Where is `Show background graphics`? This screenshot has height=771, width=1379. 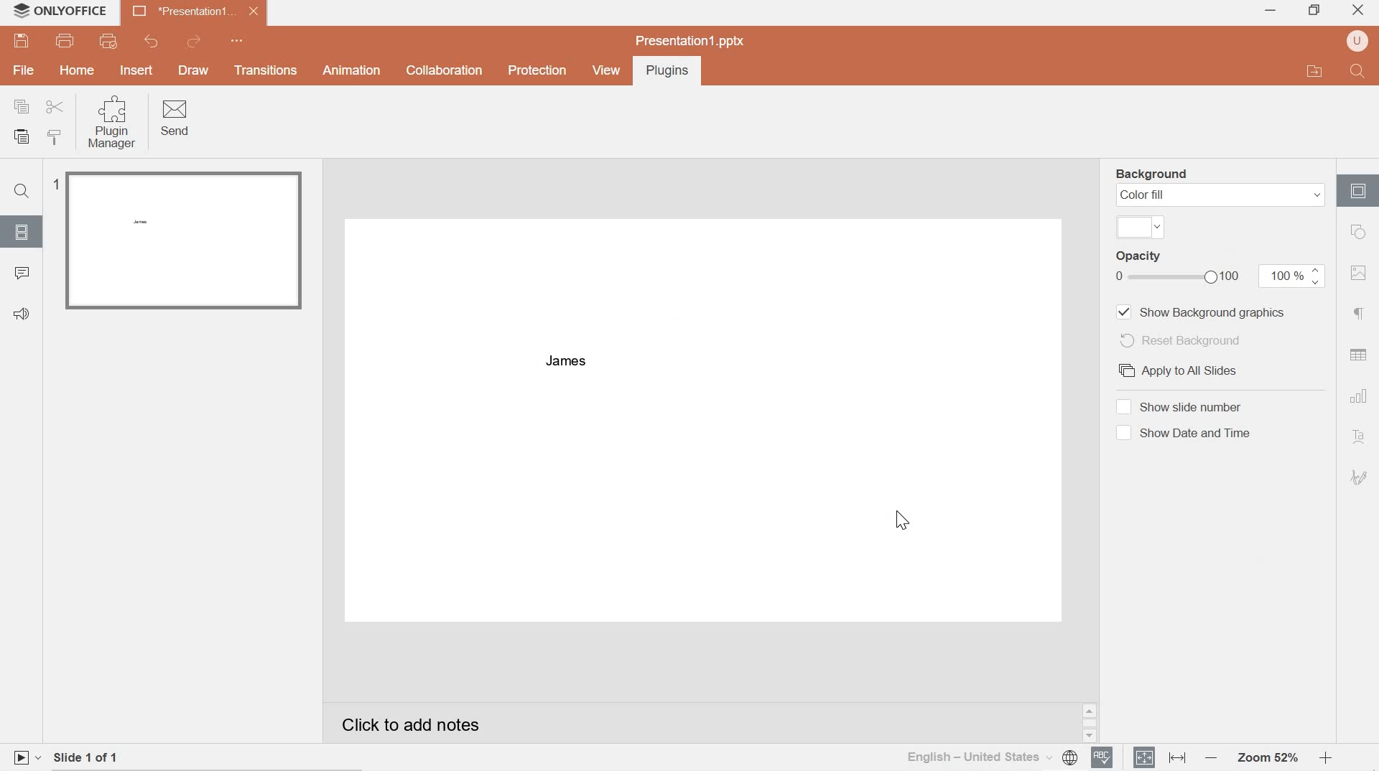
Show background graphics is located at coordinates (1201, 312).